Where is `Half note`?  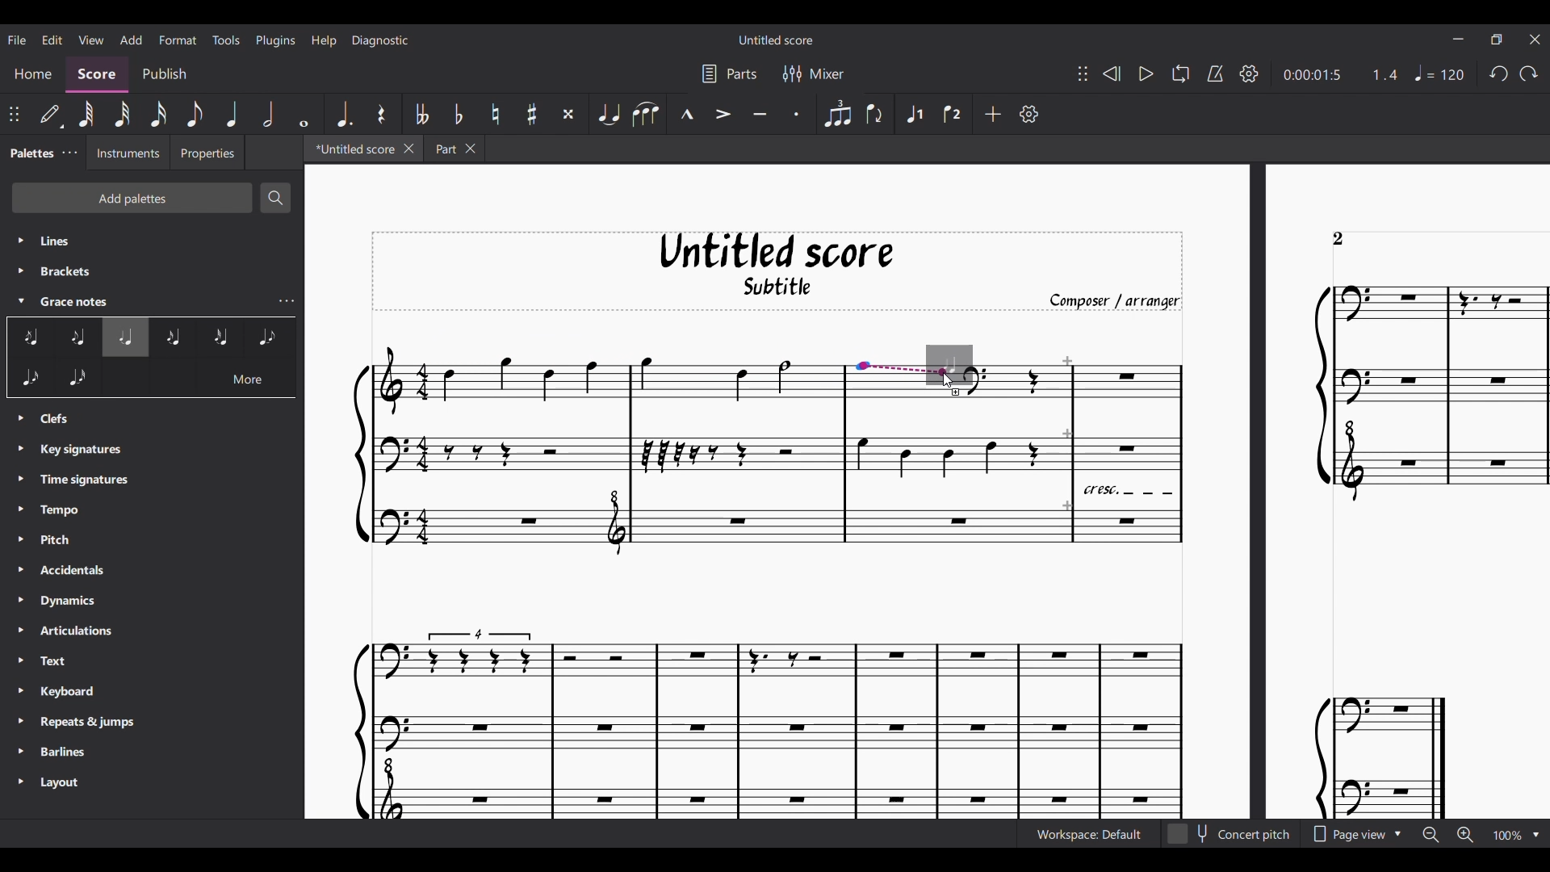 Half note is located at coordinates (267, 114).